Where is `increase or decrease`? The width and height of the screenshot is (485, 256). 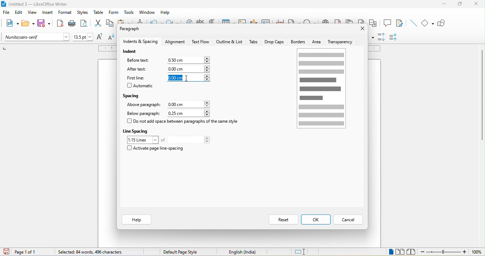 increase or decrease is located at coordinates (207, 69).